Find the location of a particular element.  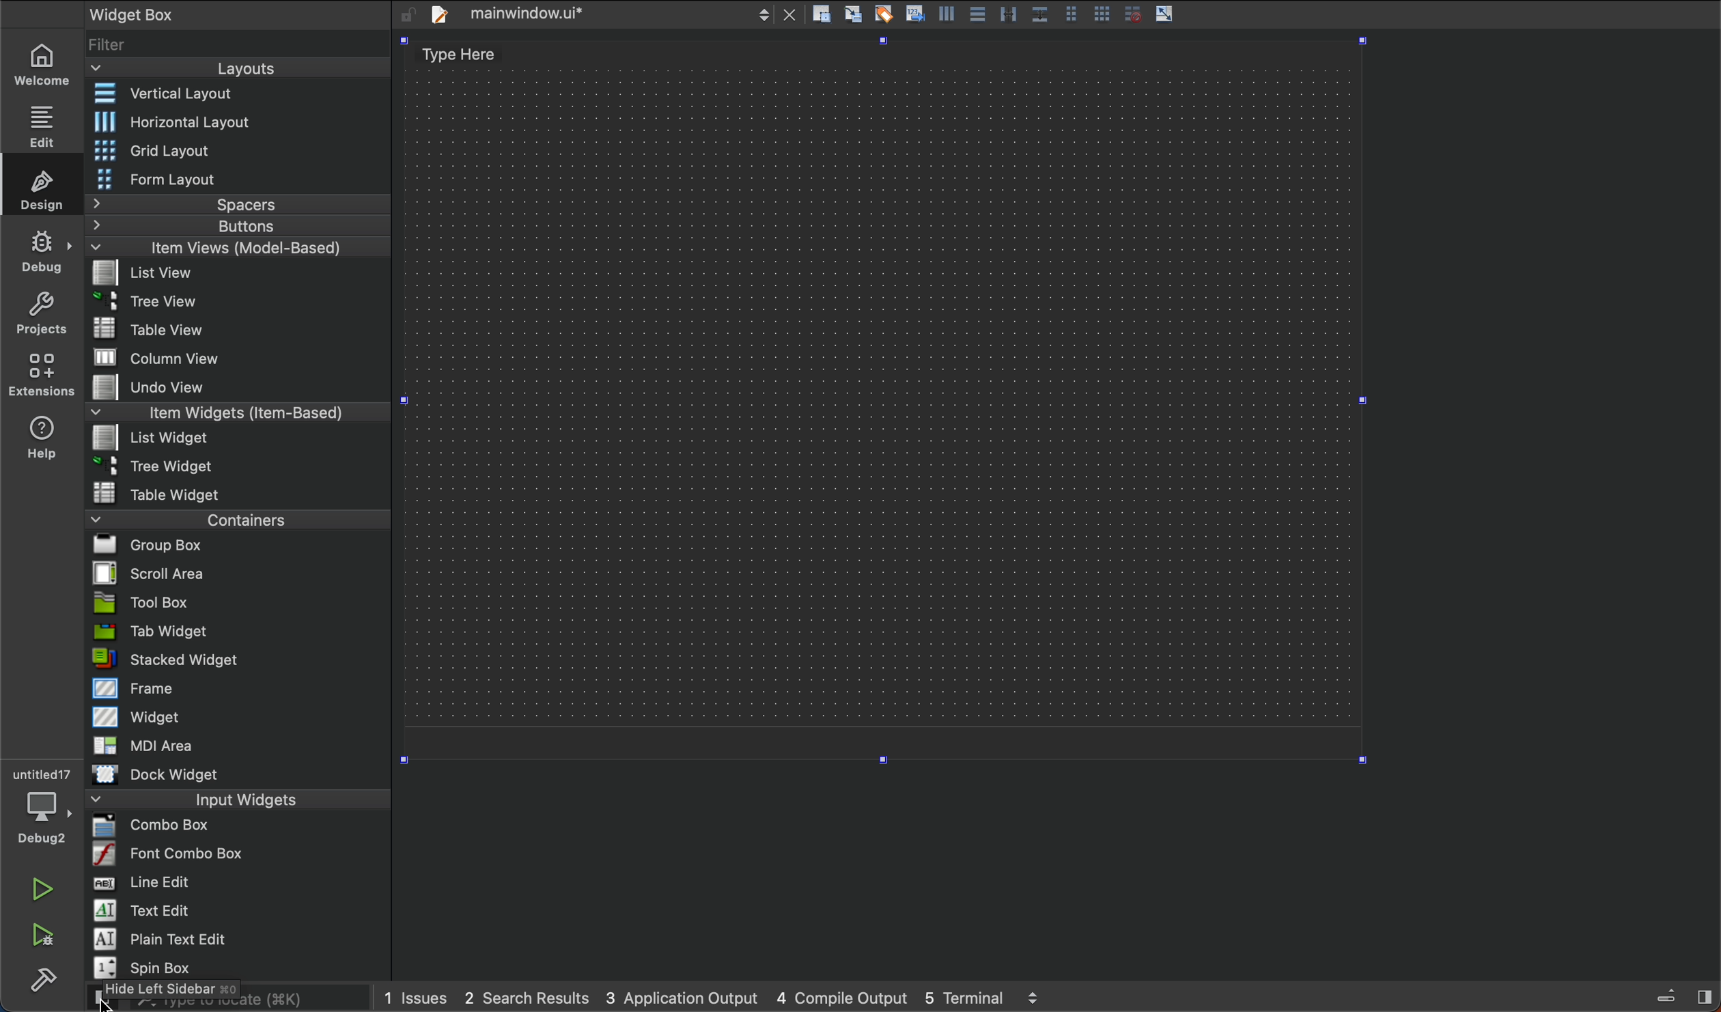

Horizontal Layout is located at coordinates (204, 121).